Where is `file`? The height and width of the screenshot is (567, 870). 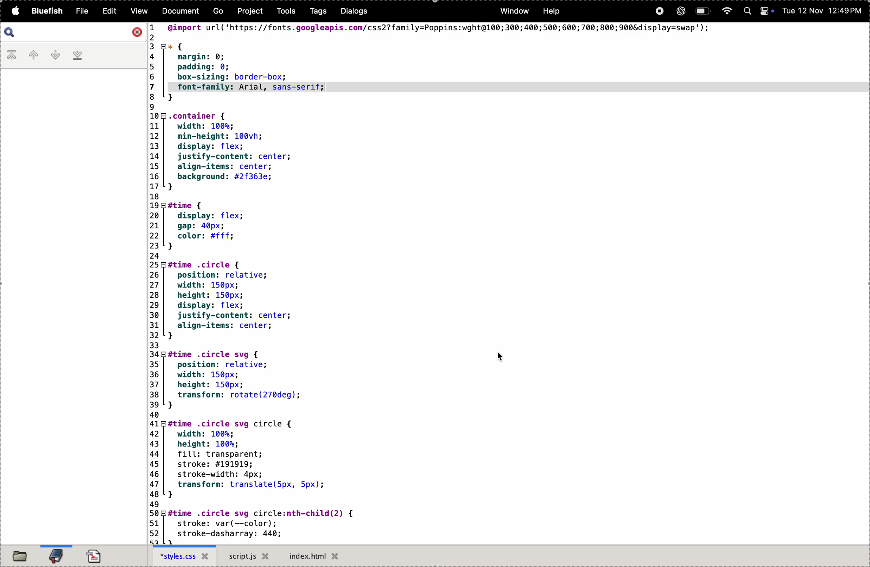
file is located at coordinates (81, 10).